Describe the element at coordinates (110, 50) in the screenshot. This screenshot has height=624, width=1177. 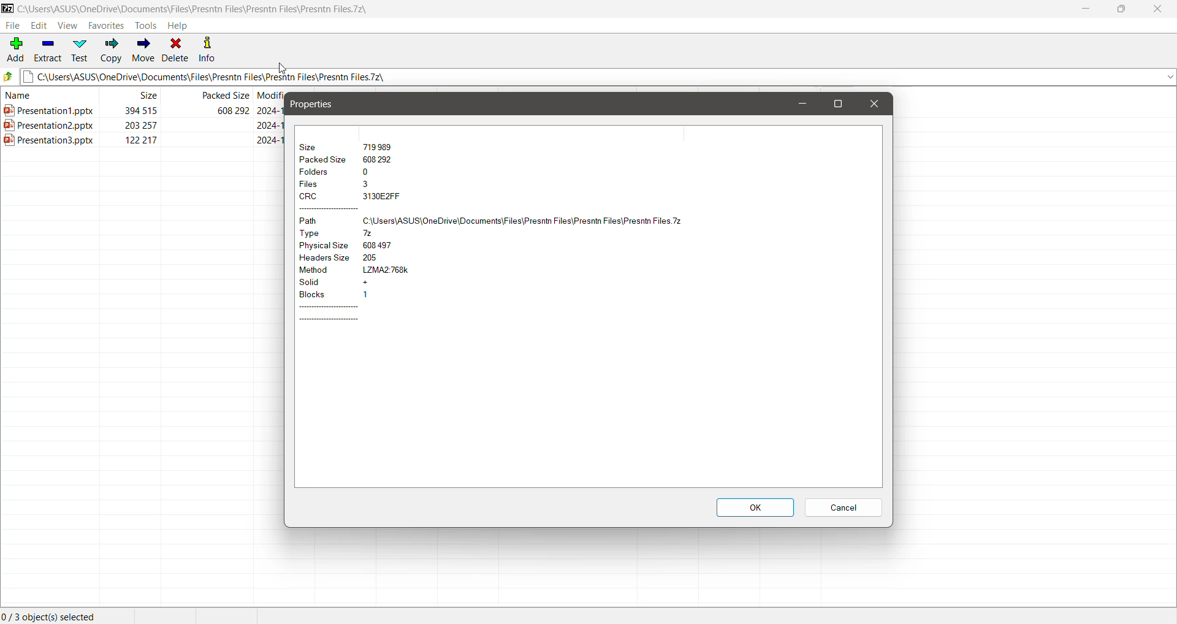
I see `Copy` at that location.